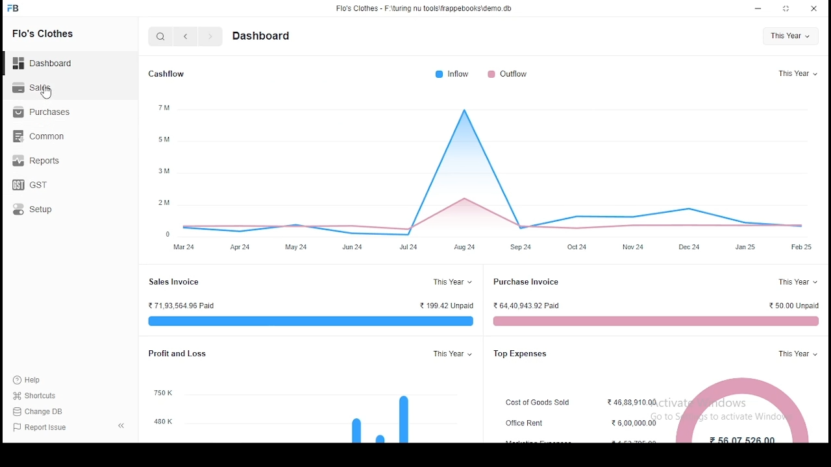 The height and width of the screenshot is (467, 831). I want to click on setup, so click(36, 210).